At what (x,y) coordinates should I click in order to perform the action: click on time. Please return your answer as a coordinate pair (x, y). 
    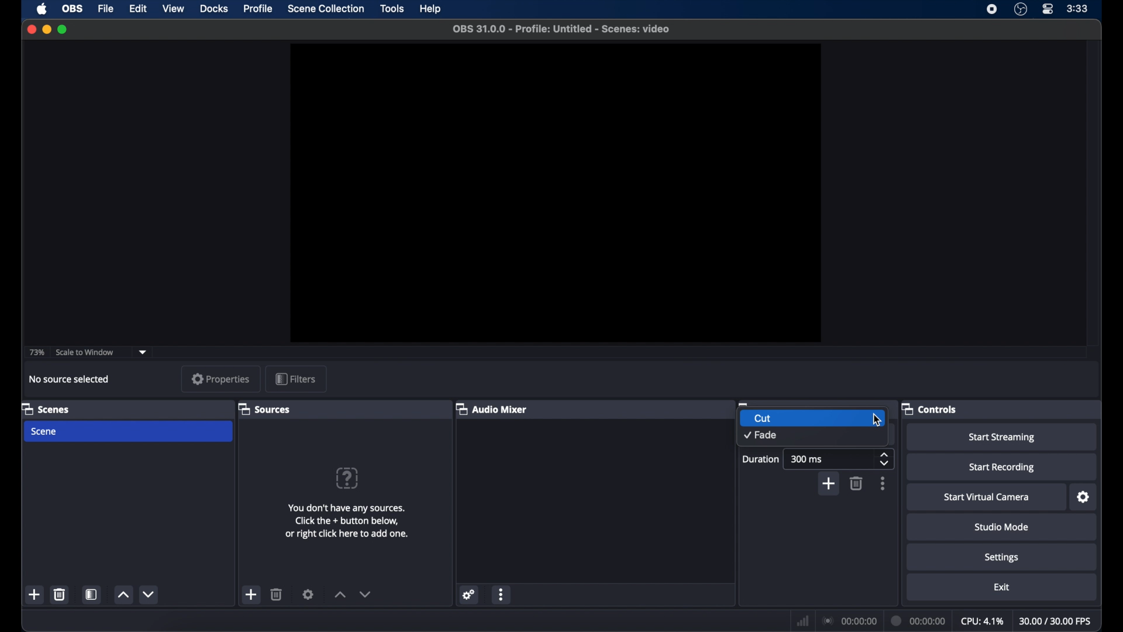
    Looking at the image, I should click on (1078, 8).